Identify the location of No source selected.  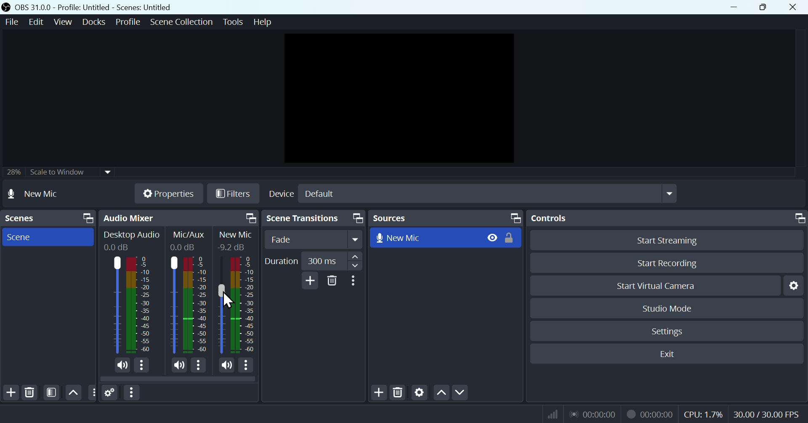
(43, 193).